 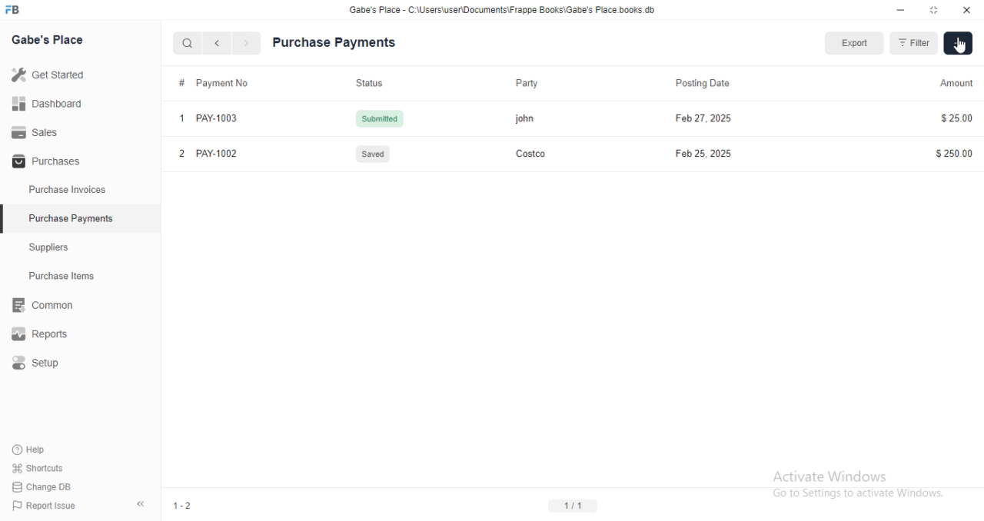 I want to click on Report Issue, so click(x=40, y=506).